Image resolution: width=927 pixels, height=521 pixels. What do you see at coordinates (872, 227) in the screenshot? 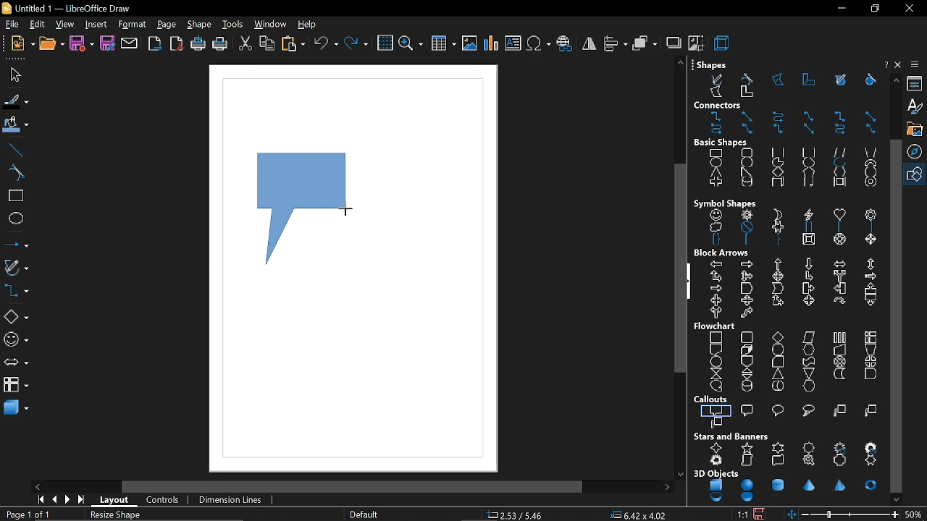
I see `right bracket` at bounding box center [872, 227].